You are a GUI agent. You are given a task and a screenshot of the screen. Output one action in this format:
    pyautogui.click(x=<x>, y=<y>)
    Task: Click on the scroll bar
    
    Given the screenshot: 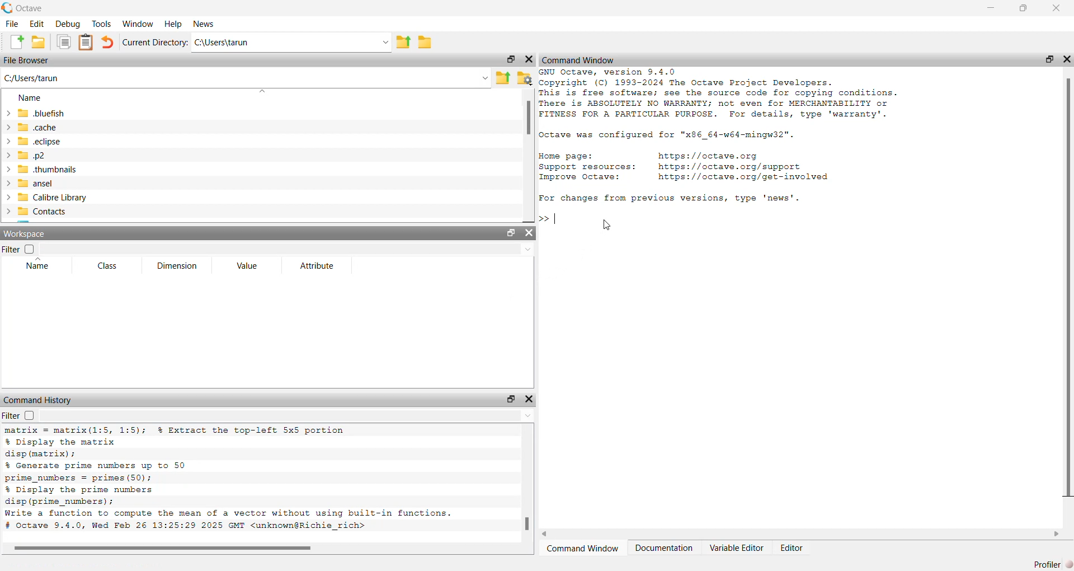 What is the action you would take?
    pyautogui.click(x=1069, y=286)
    